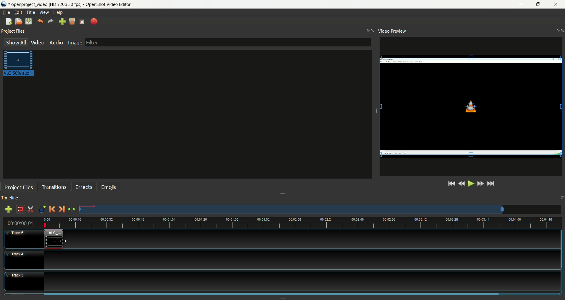 Image resolution: width=565 pixels, height=300 pixels. What do you see at coordinates (394, 32) in the screenshot?
I see `video preview` at bounding box center [394, 32].